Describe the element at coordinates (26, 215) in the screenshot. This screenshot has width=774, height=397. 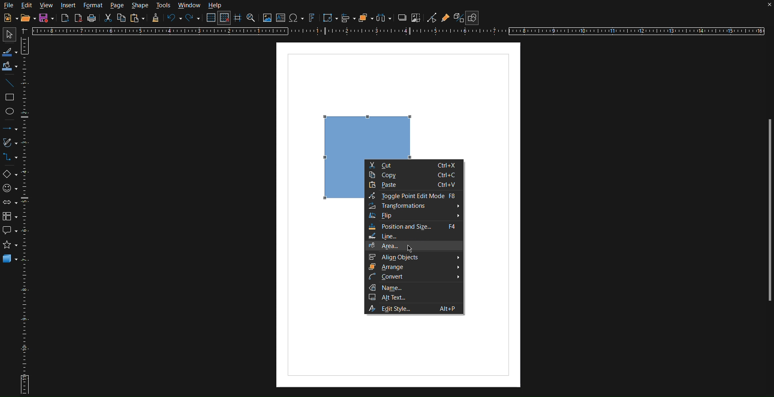
I see `Vertical Ruler` at that location.